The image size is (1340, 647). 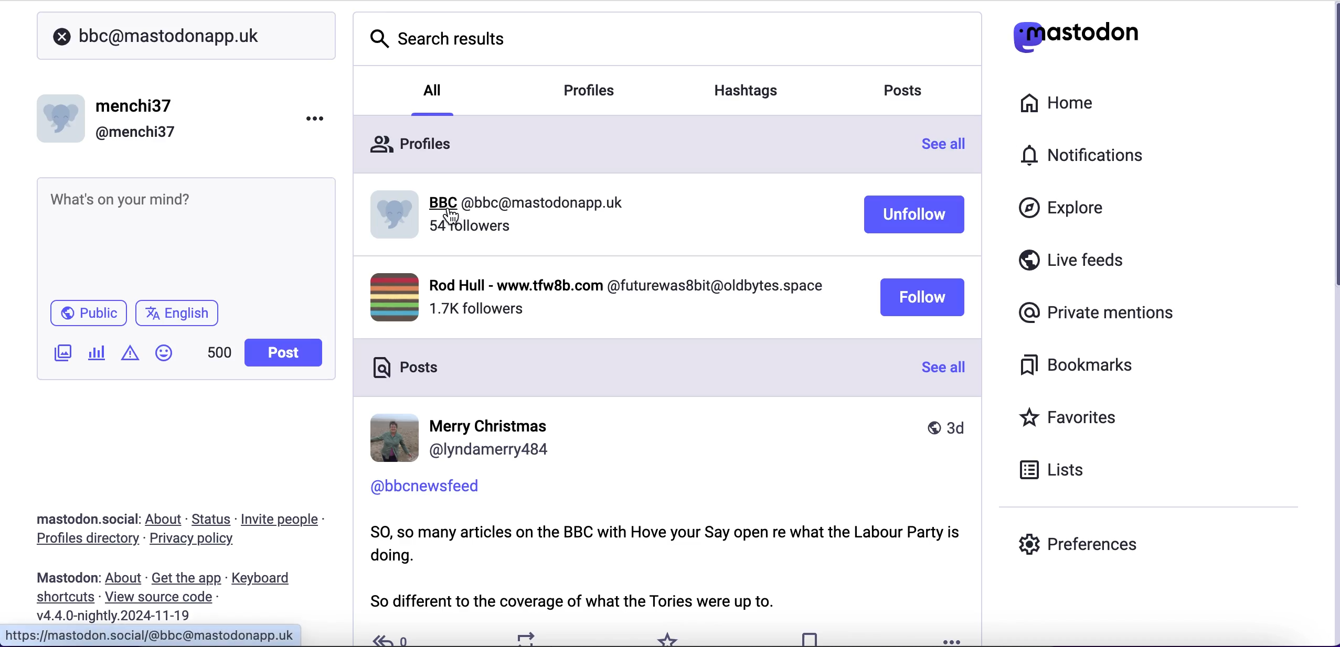 I want to click on emojis, so click(x=168, y=358).